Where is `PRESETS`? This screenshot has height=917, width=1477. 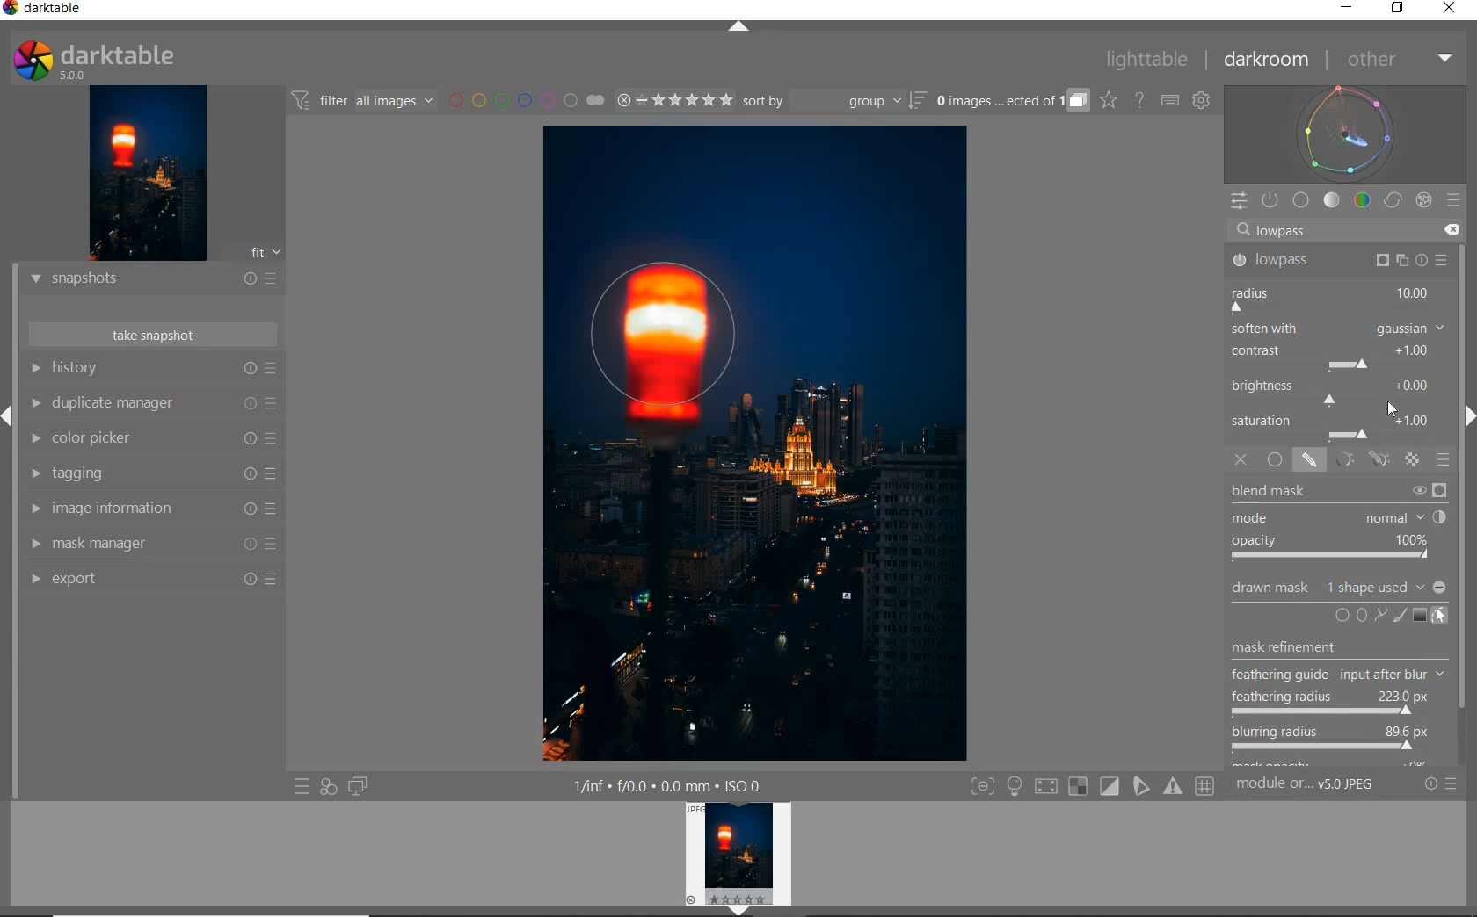 PRESETS is located at coordinates (1455, 202).